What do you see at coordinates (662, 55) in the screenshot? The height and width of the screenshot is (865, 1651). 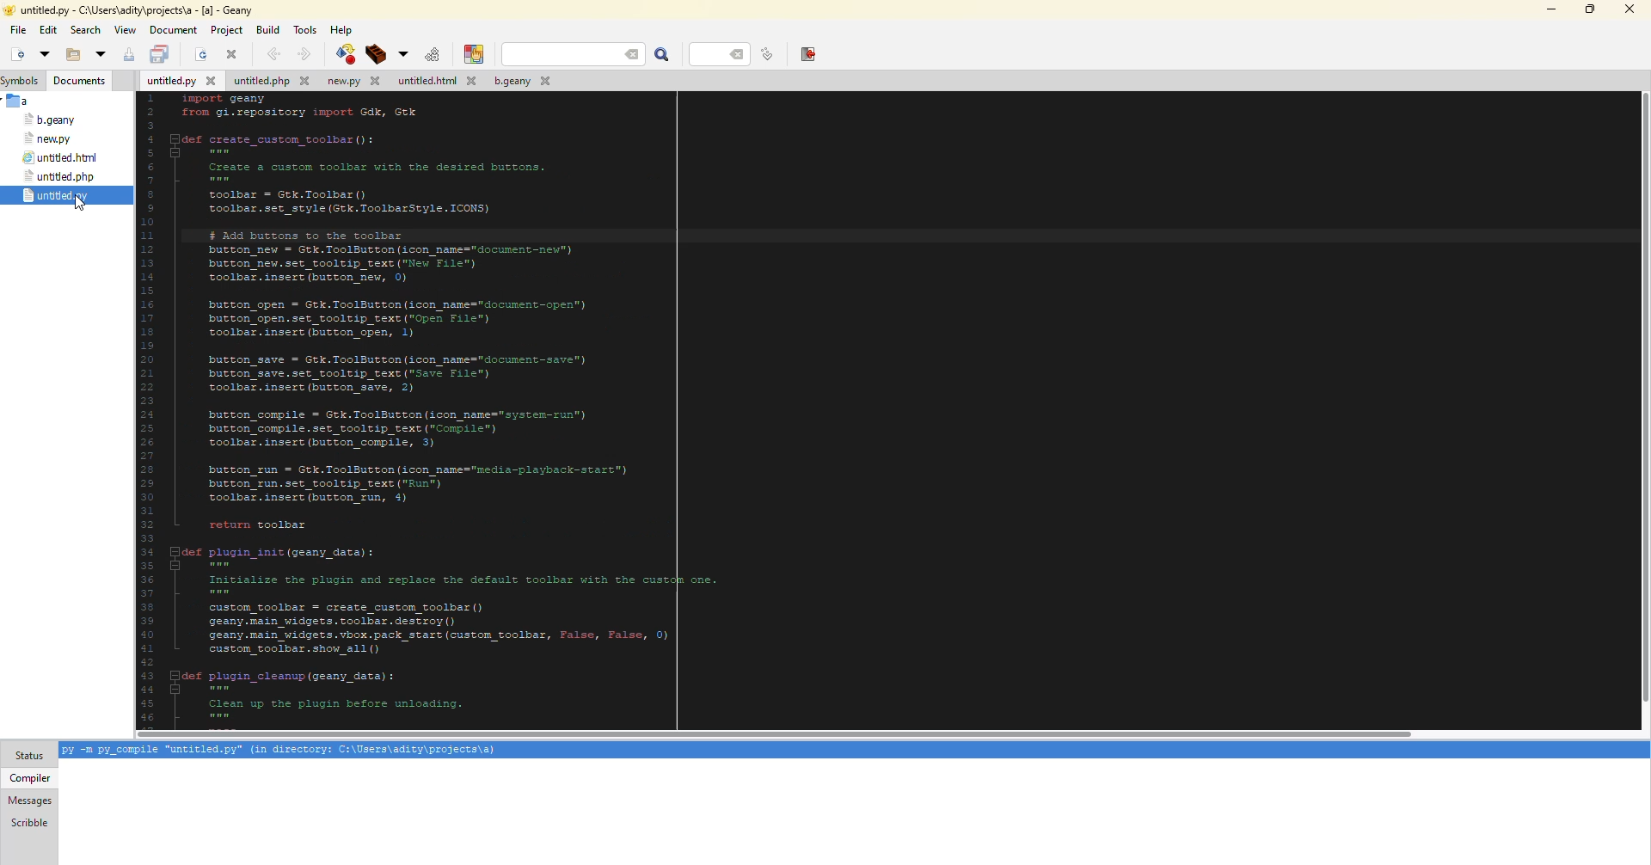 I see `search` at bounding box center [662, 55].